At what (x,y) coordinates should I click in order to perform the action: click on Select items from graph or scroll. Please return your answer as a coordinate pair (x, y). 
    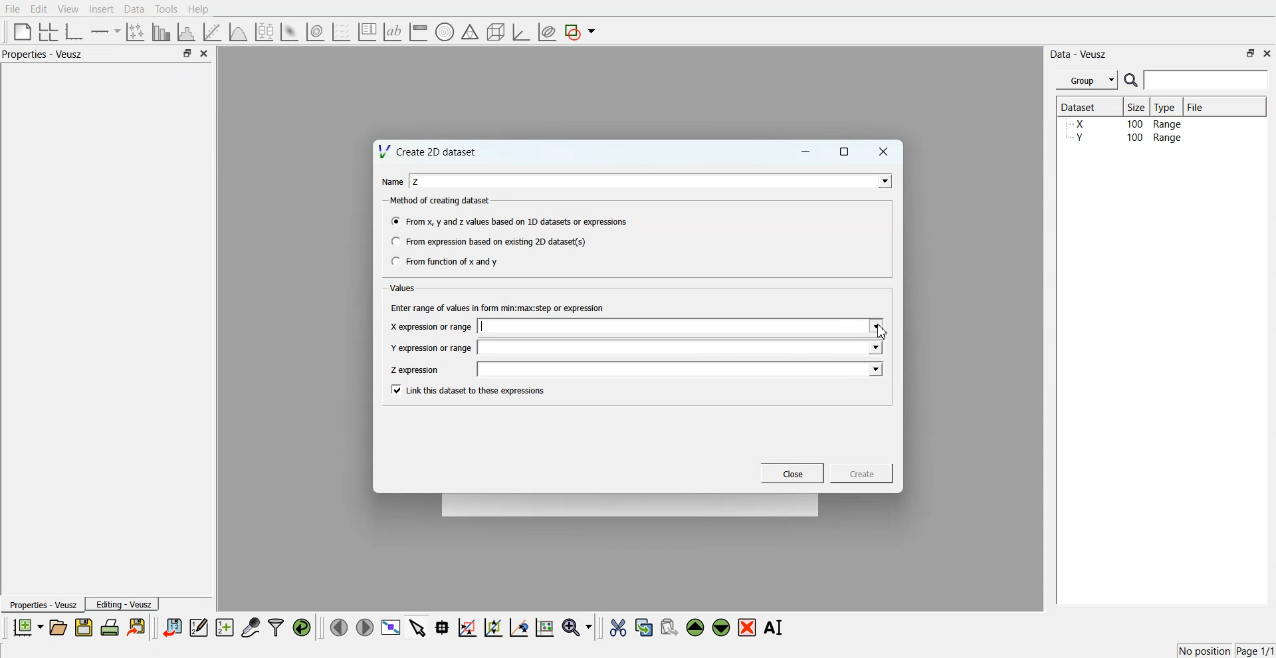
    Looking at the image, I should click on (418, 626).